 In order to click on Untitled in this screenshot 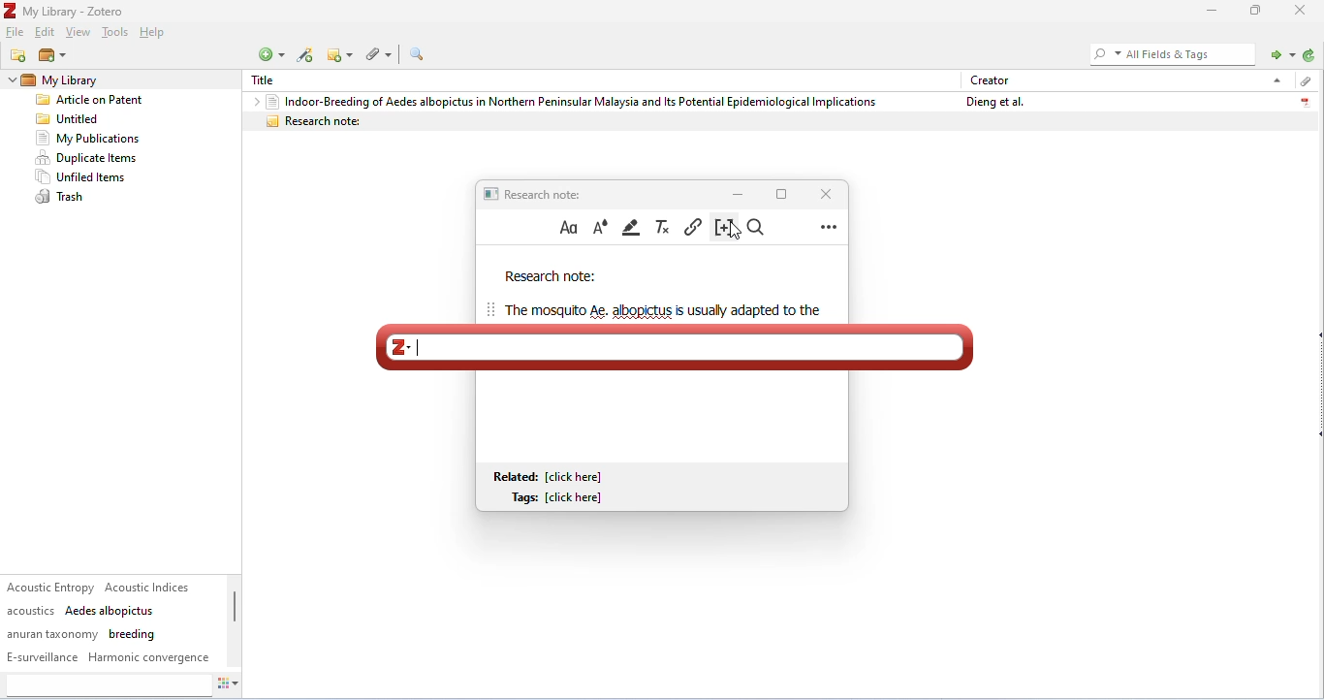, I will do `click(72, 119)`.